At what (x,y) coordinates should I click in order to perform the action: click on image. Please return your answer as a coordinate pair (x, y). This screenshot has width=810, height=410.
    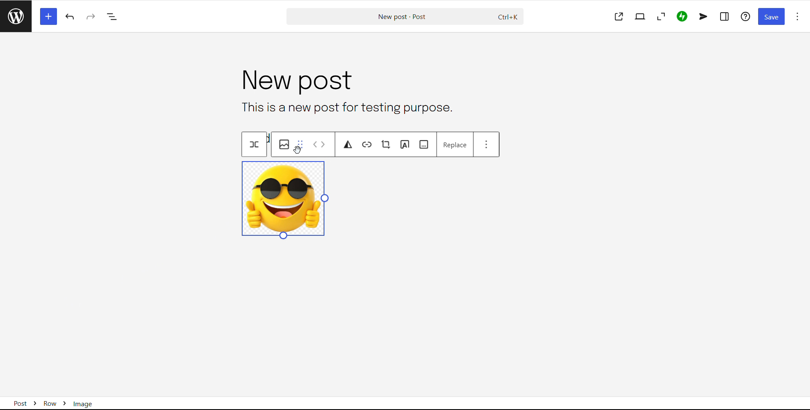
    Looking at the image, I should click on (284, 144).